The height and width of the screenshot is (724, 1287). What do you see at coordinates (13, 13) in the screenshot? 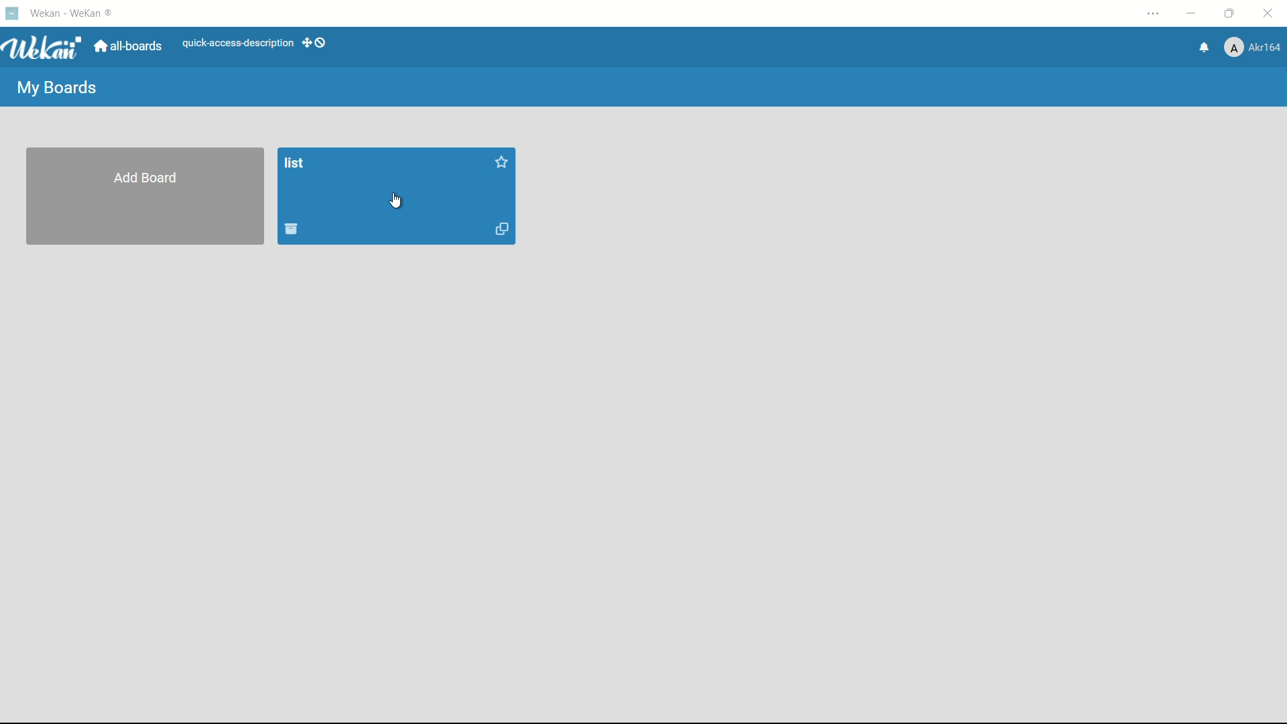
I see `app icon` at bounding box center [13, 13].